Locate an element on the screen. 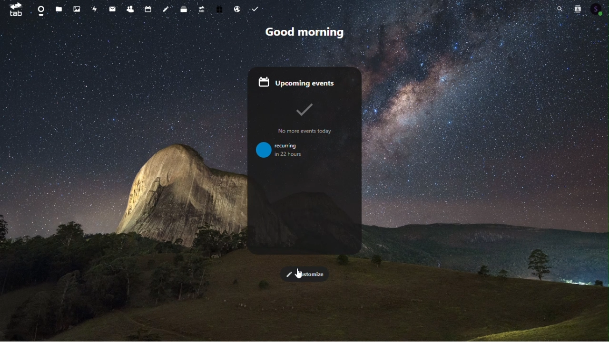 The image size is (609, 342). Dashboard is located at coordinates (37, 8).